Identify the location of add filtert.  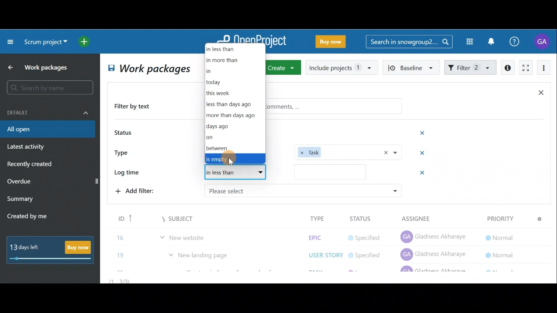
(144, 190).